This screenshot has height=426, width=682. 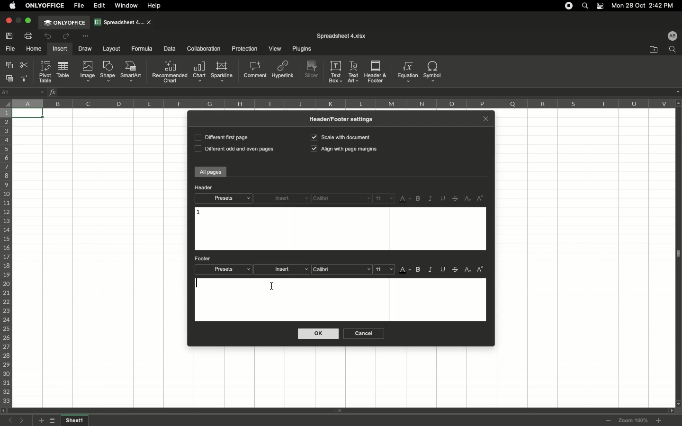 I want to click on Zoom out, so click(x=609, y=421).